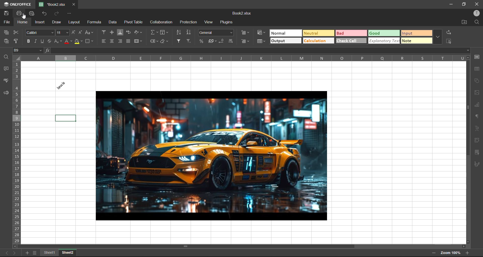 The width and height of the screenshot is (483, 257). Describe the element at coordinates (475, 14) in the screenshot. I see `profile` at that location.